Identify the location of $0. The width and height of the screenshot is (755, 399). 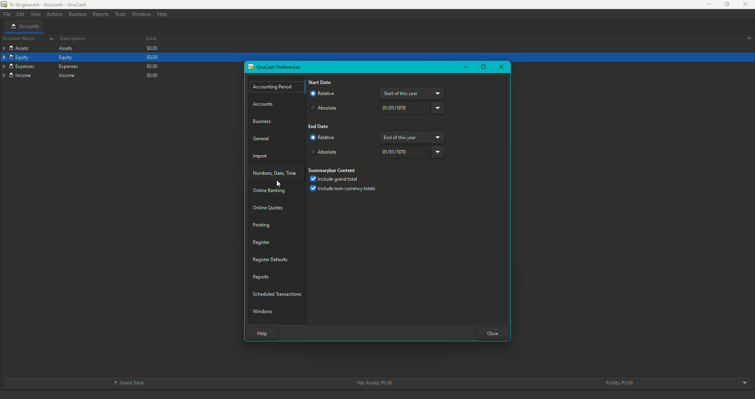
(151, 66).